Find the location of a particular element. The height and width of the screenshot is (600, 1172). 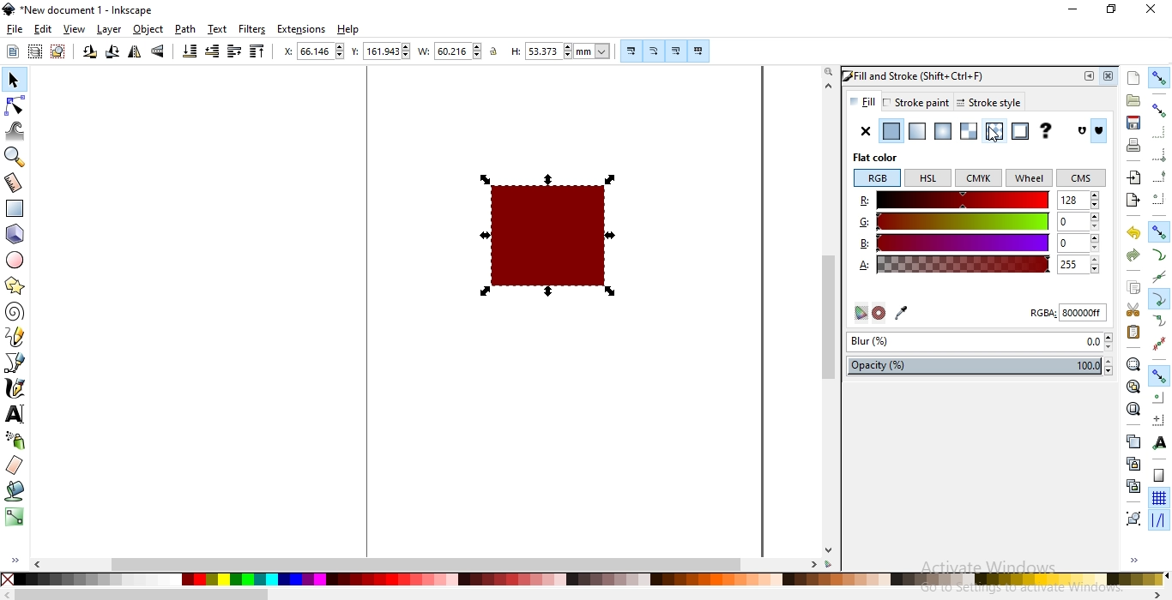

save document is located at coordinates (1134, 123).